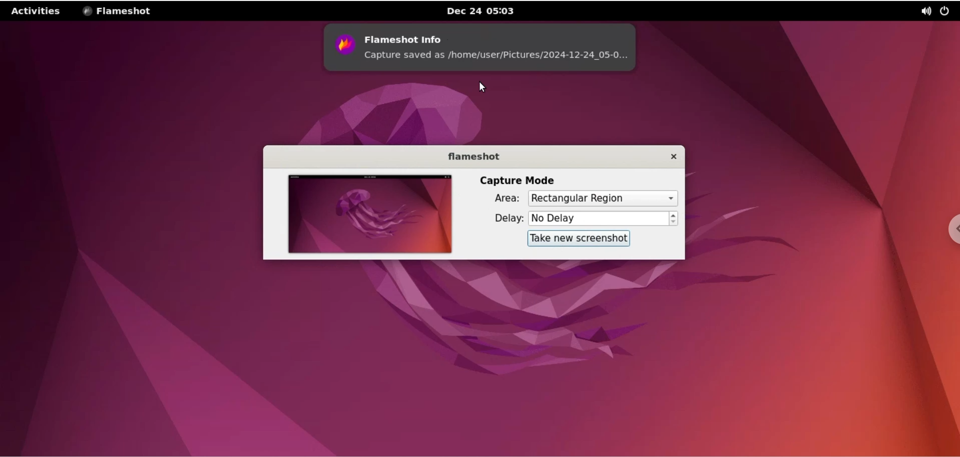 This screenshot has height=457, width=960. I want to click on increment or decrement delay, so click(674, 218).